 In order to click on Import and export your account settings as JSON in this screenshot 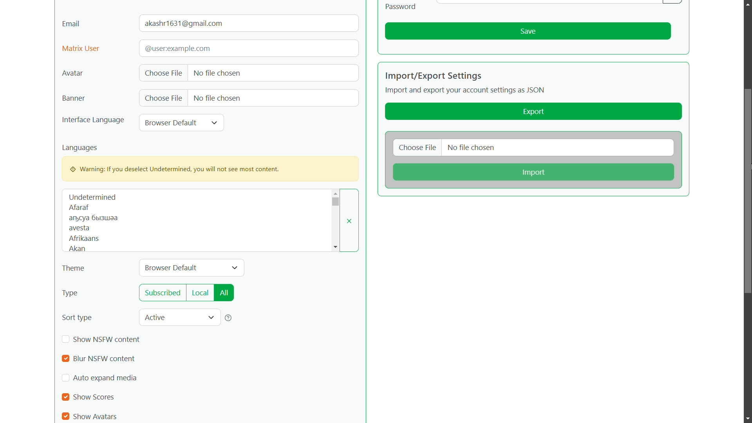, I will do `click(466, 91)`.